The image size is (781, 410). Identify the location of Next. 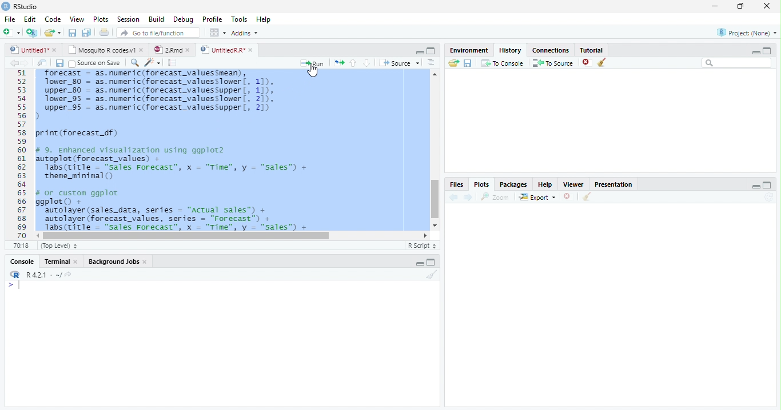
(26, 63).